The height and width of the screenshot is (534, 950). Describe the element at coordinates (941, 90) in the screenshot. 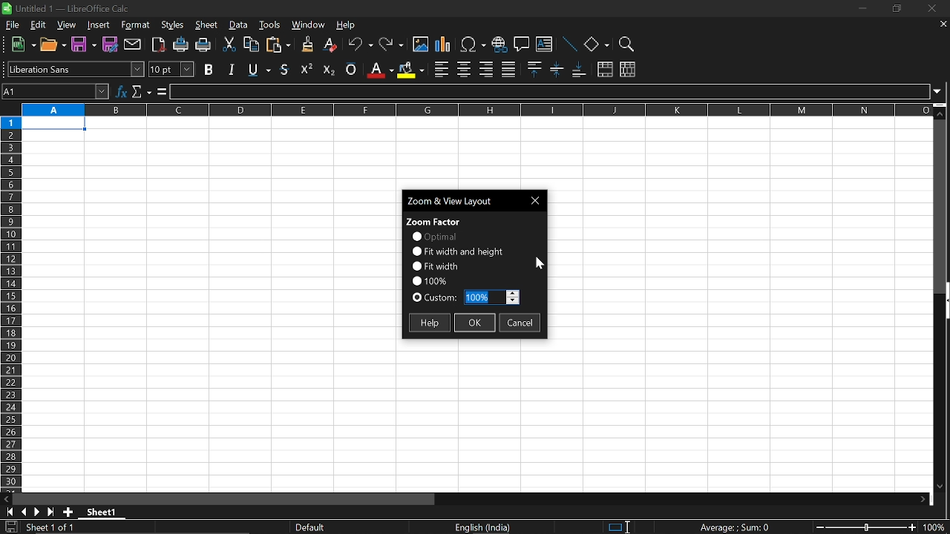

I see `expand formula bar` at that location.